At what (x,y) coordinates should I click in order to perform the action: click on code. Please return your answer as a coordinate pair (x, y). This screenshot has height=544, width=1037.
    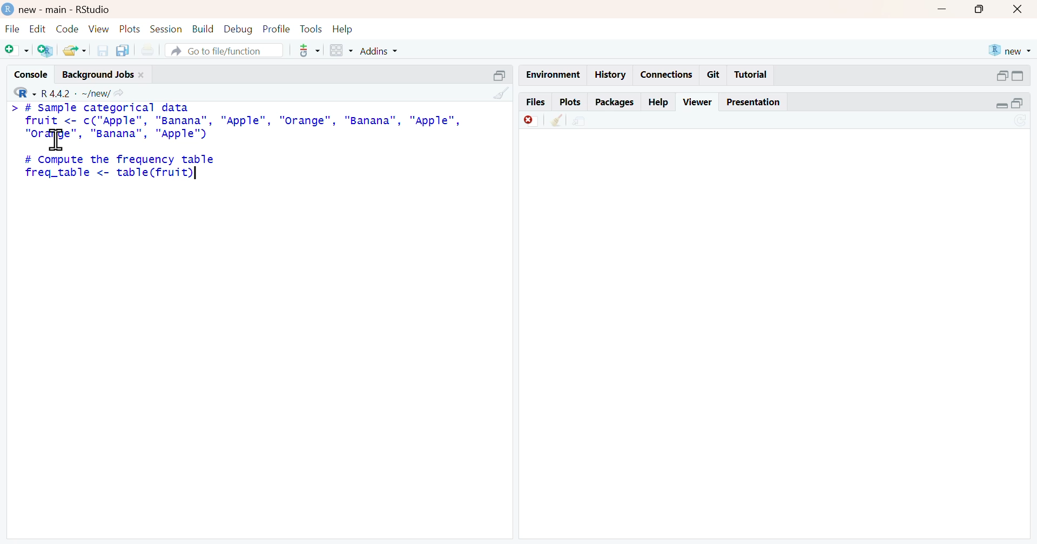
    Looking at the image, I should click on (70, 30).